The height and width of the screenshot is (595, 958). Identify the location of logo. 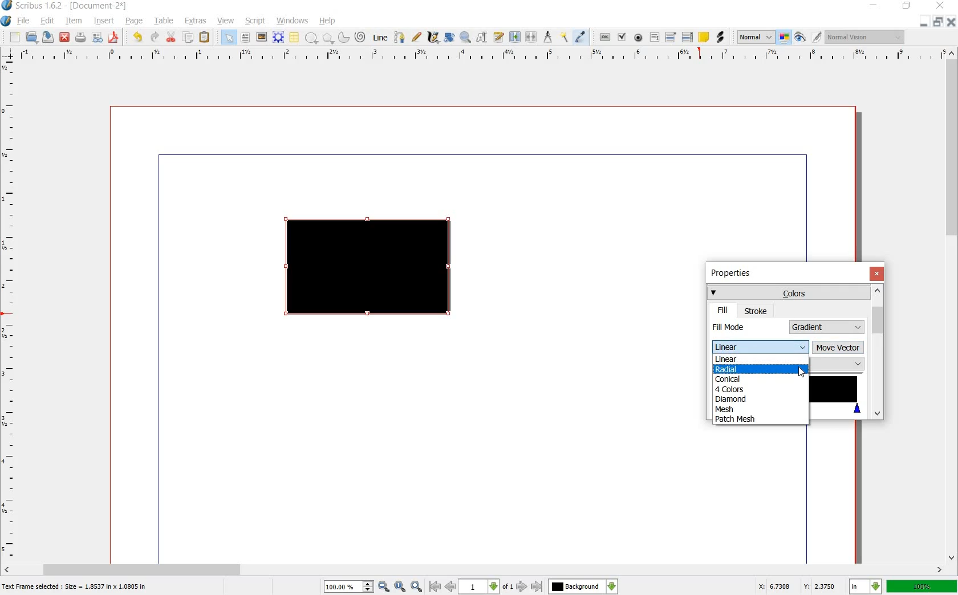
(7, 6).